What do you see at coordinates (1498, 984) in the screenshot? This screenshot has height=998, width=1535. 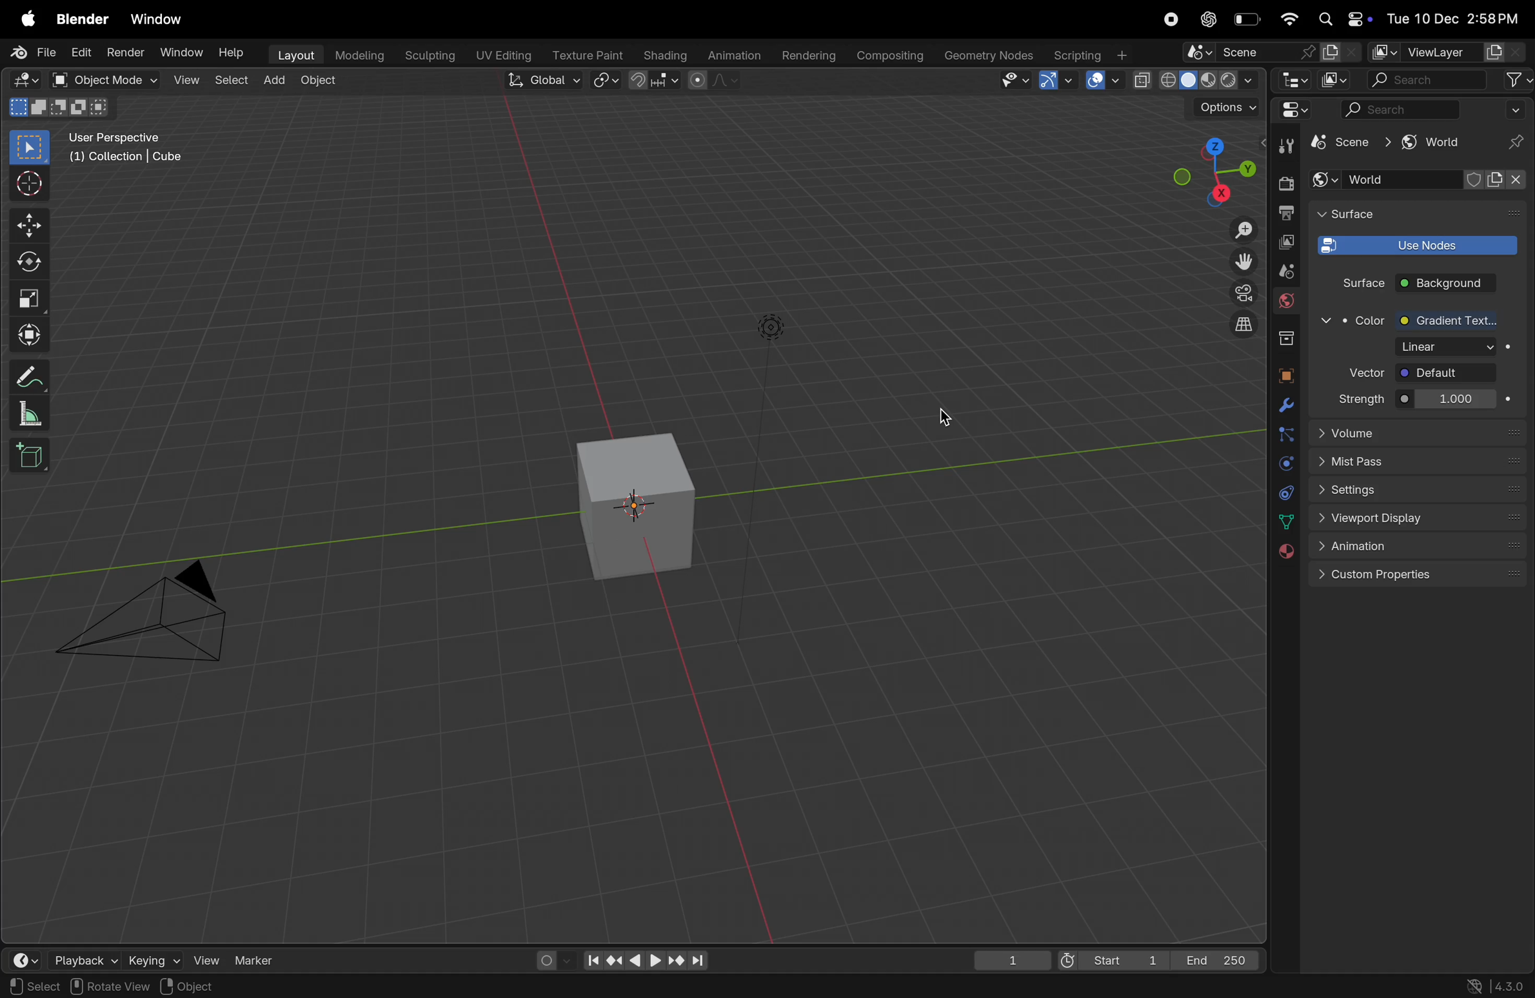 I see `Version` at bounding box center [1498, 984].